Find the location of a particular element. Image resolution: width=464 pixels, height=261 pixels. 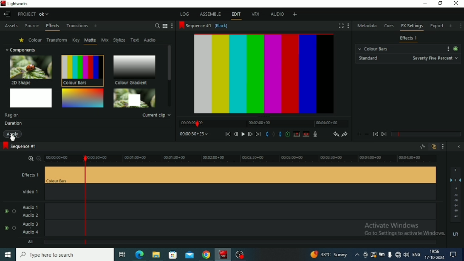

Nudge one frame next is located at coordinates (250, 134).